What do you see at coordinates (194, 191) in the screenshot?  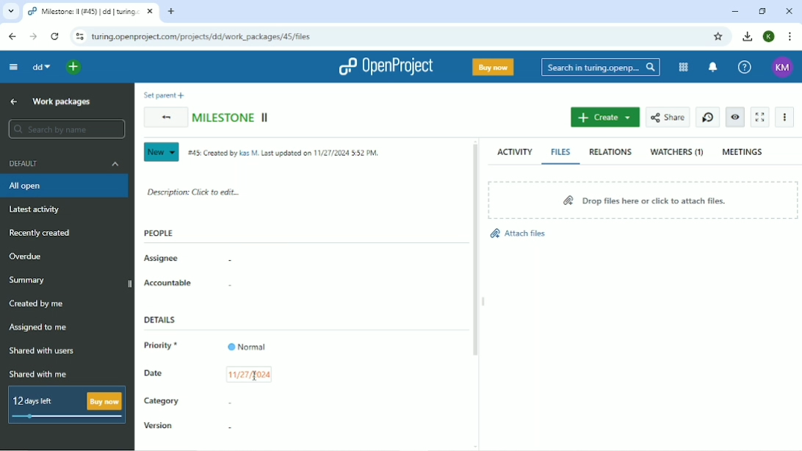 I see `Description: click to edit` at bounding box center [194, 191].